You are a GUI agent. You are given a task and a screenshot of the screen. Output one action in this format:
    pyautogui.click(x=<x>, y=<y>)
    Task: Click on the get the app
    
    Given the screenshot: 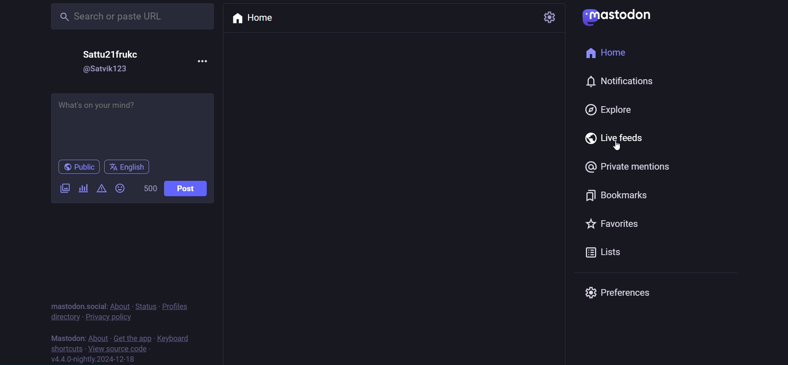 What is the action you would take?
    pyautogui.click(x=130, y=337)
    